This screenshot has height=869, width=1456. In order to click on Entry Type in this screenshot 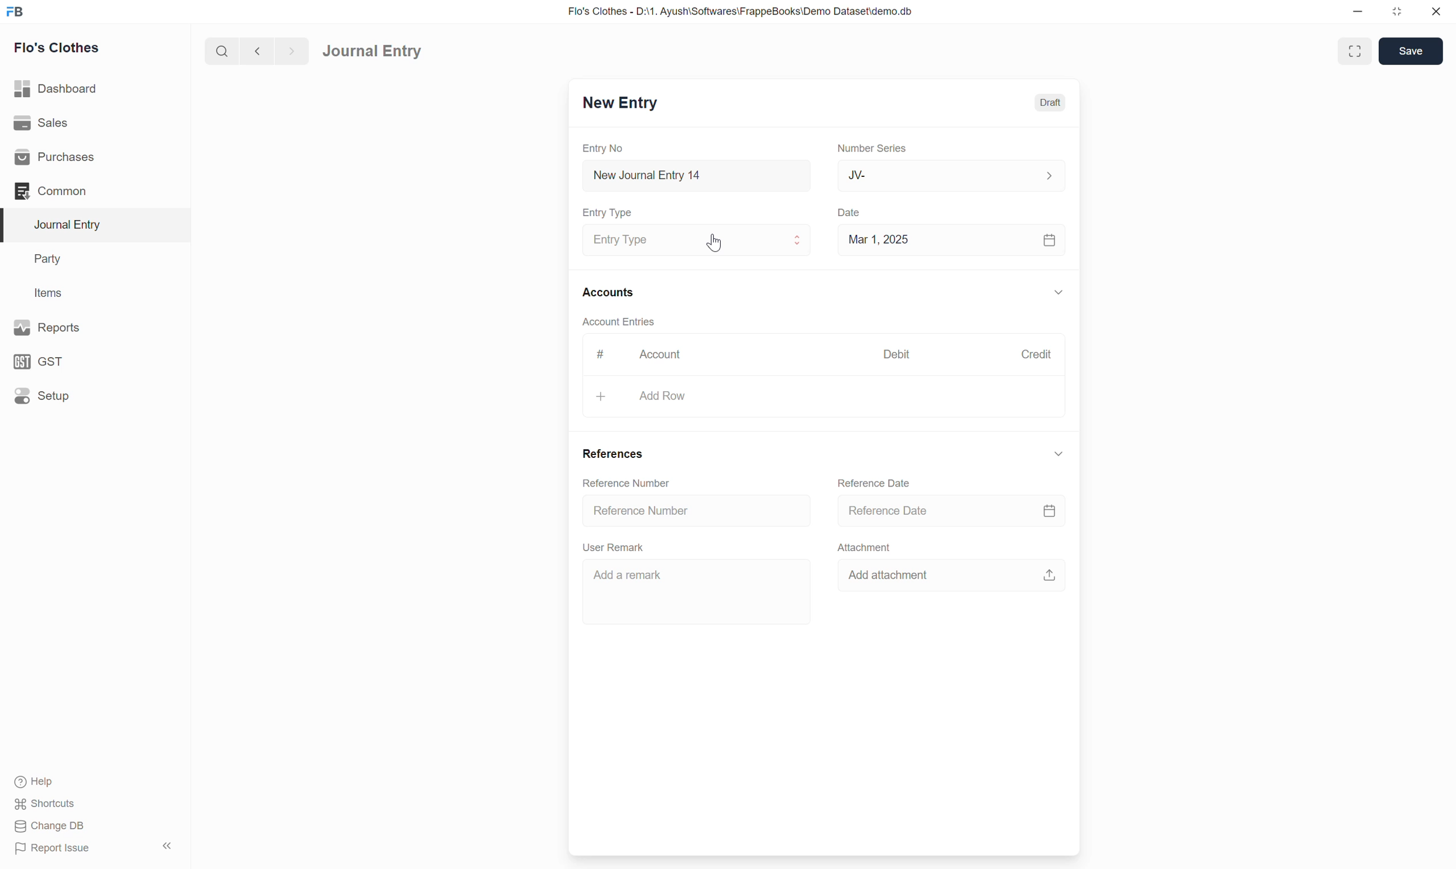, I will do `click(611, 213)`.